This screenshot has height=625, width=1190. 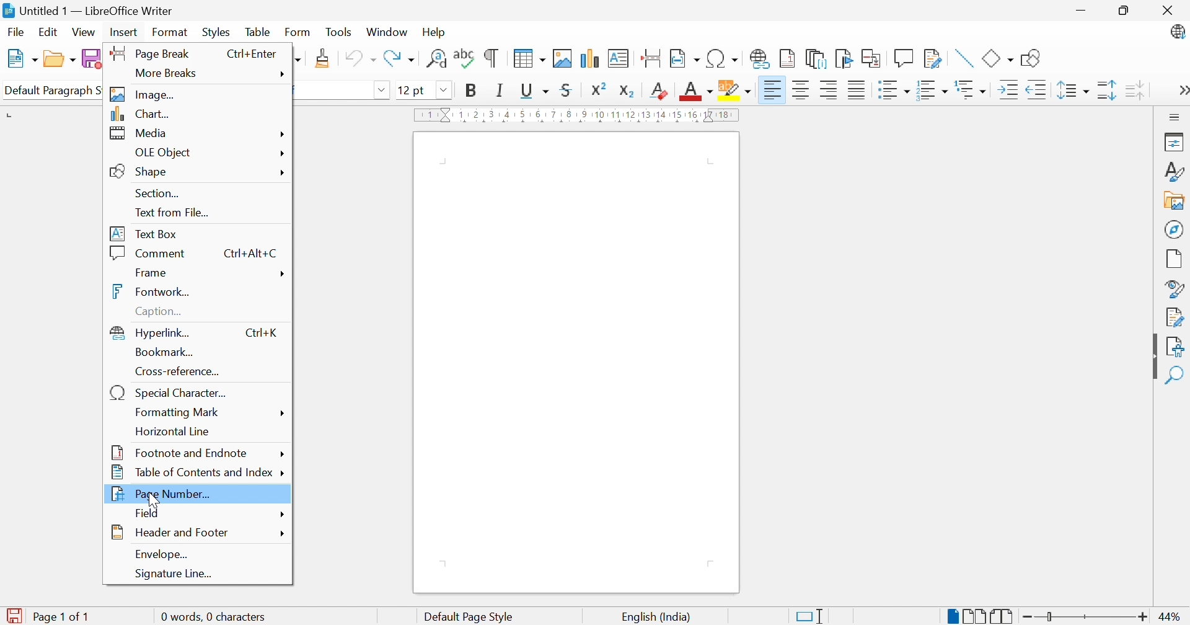 I want to click on More, so click(x=281, y=534).